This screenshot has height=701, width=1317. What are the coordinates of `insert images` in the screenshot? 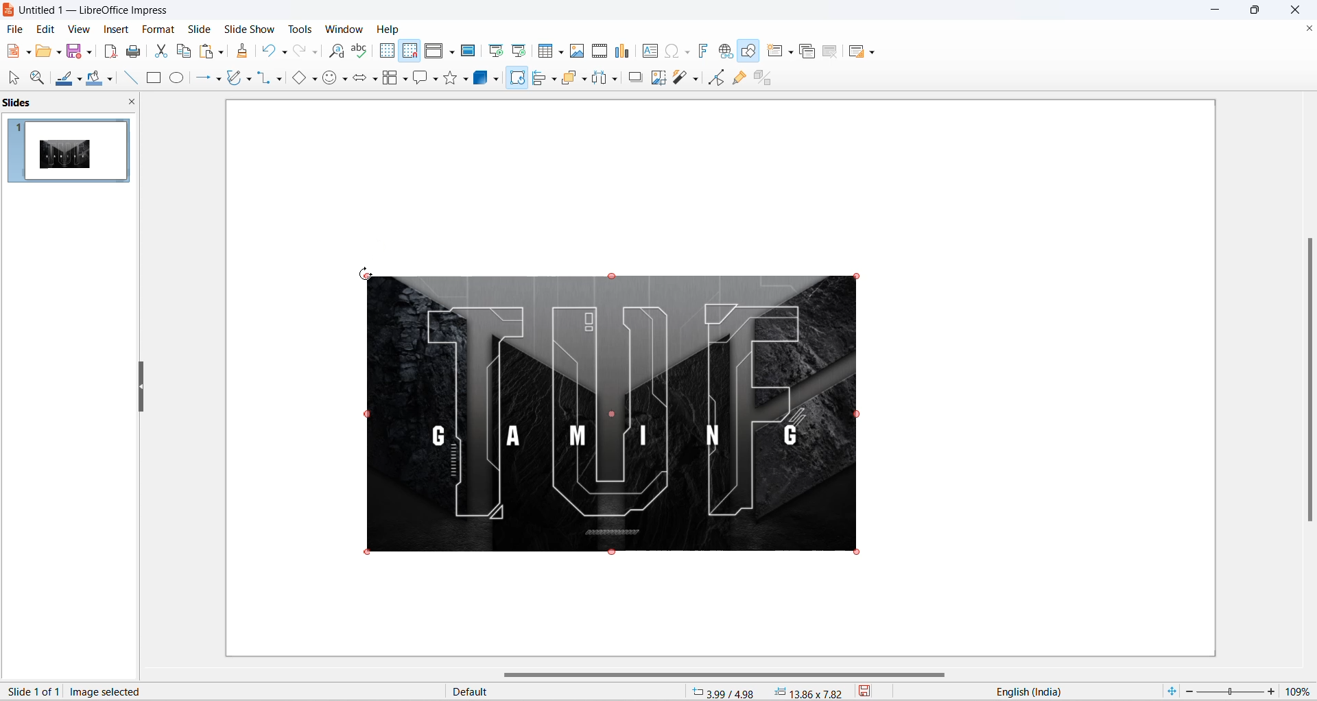 It's located at (578, 51).